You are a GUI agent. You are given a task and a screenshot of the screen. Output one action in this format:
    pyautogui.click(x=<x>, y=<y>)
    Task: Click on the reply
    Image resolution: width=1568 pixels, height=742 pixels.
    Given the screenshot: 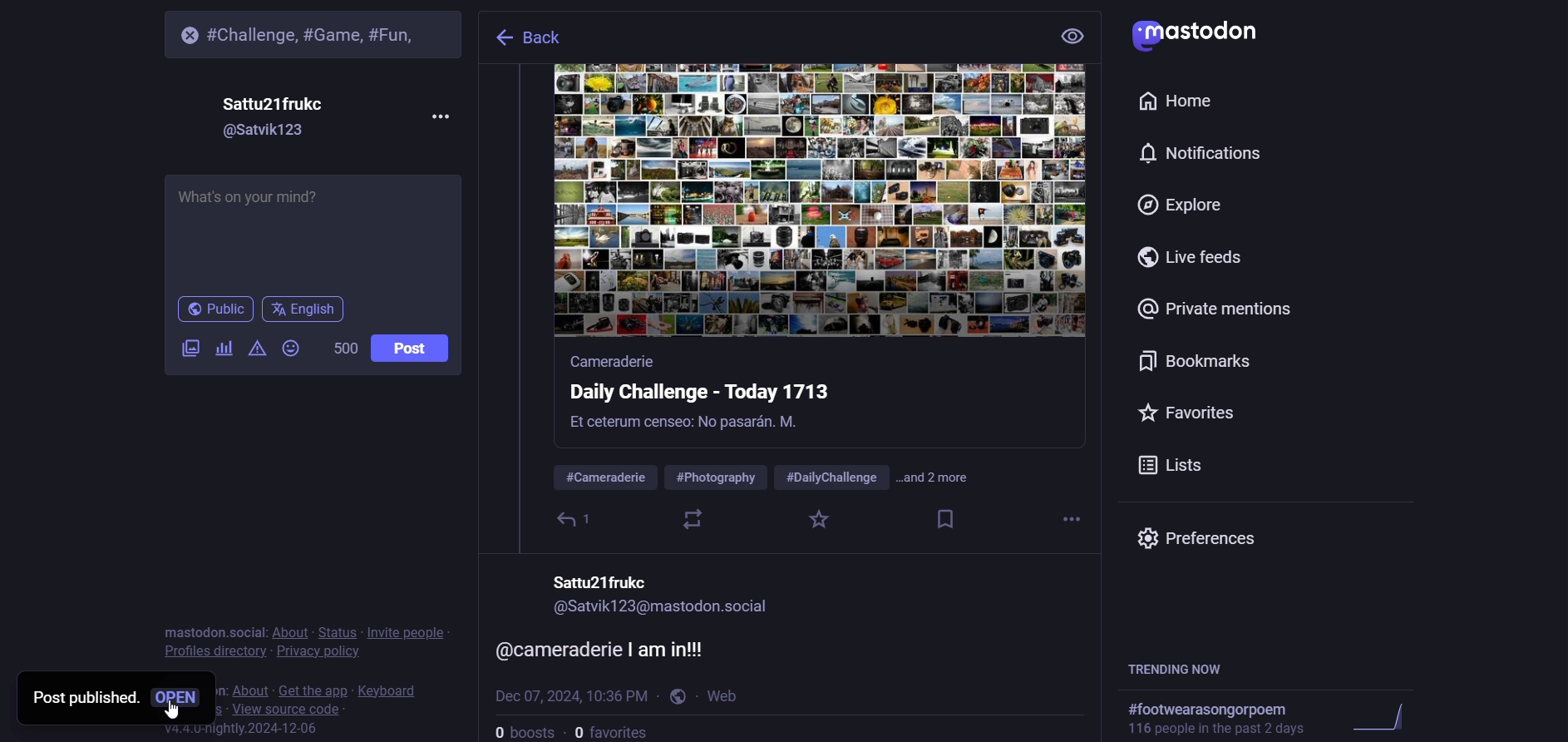 What is the action you would take?
    pyautogui.click(x=576, y=518)
    